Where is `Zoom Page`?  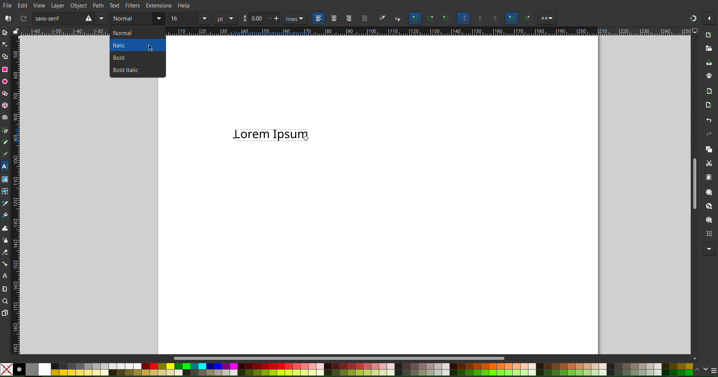 Zoom Page is located at coordinates (706, 221).